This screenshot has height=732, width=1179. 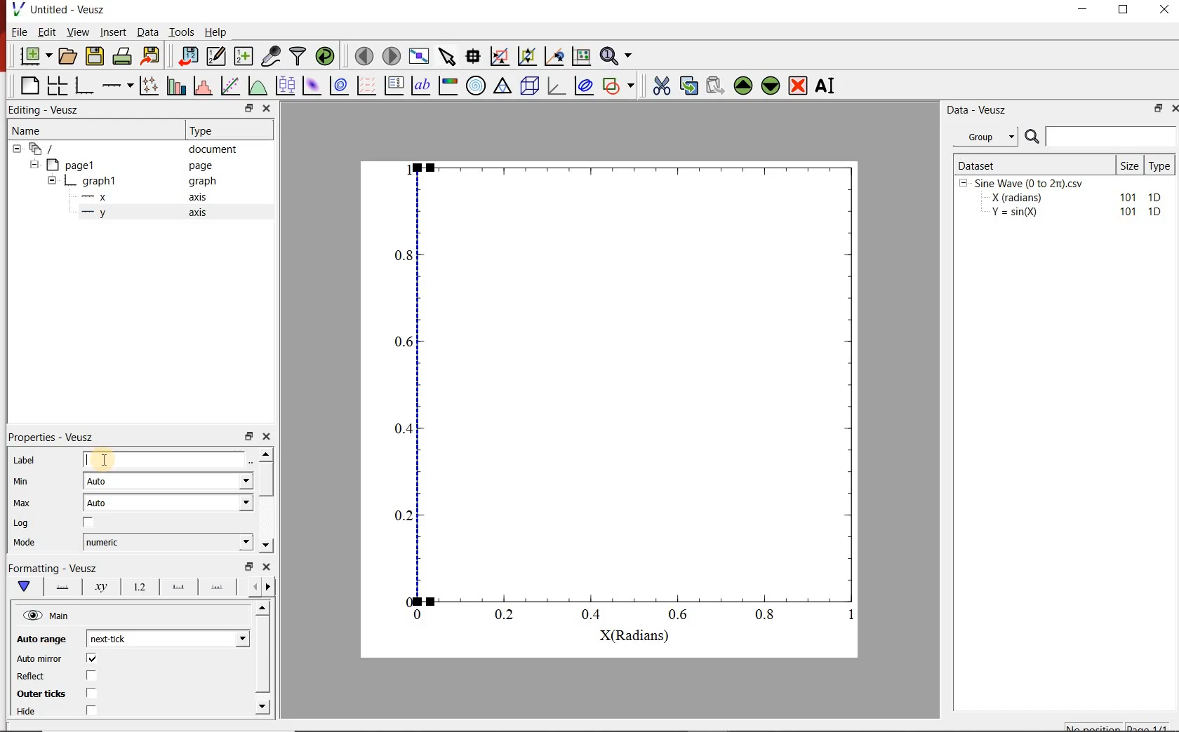 What do you see at coordinates (798, 86) in the screenshot?
I see `remove` at bounding box center [798, 86].